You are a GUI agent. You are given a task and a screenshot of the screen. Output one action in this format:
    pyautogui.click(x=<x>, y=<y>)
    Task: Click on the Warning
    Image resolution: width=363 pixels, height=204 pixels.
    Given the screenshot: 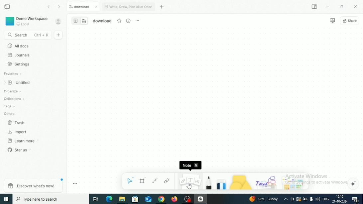 What is the action you would take?
    pyautogui.click(x=299, y=199)
    